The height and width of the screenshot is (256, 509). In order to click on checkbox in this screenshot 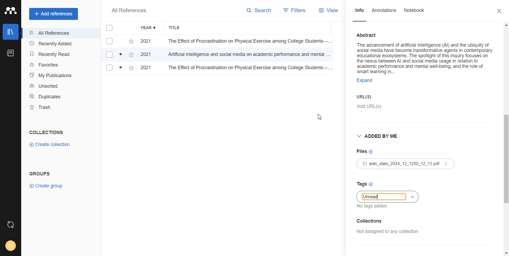, I will do `click(119, 55)`.